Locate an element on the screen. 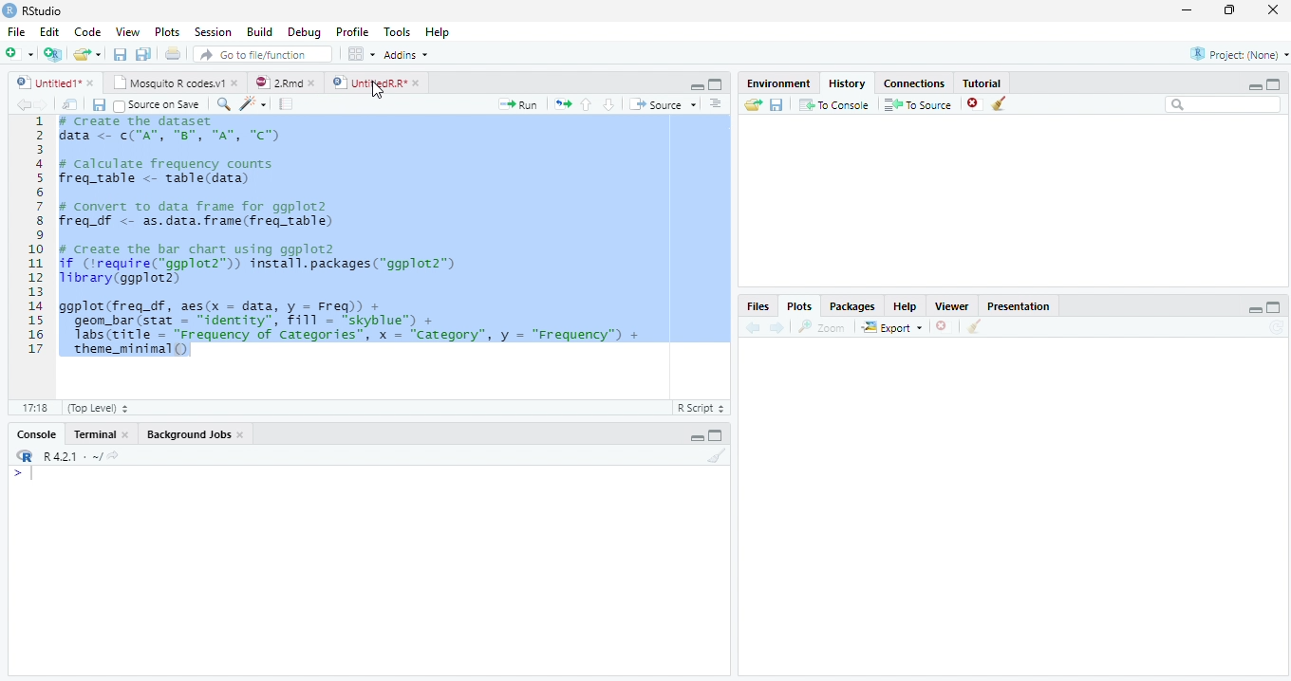 This screenshot has width=1291, height=681. Viewer is located at coordinates (957, 307).